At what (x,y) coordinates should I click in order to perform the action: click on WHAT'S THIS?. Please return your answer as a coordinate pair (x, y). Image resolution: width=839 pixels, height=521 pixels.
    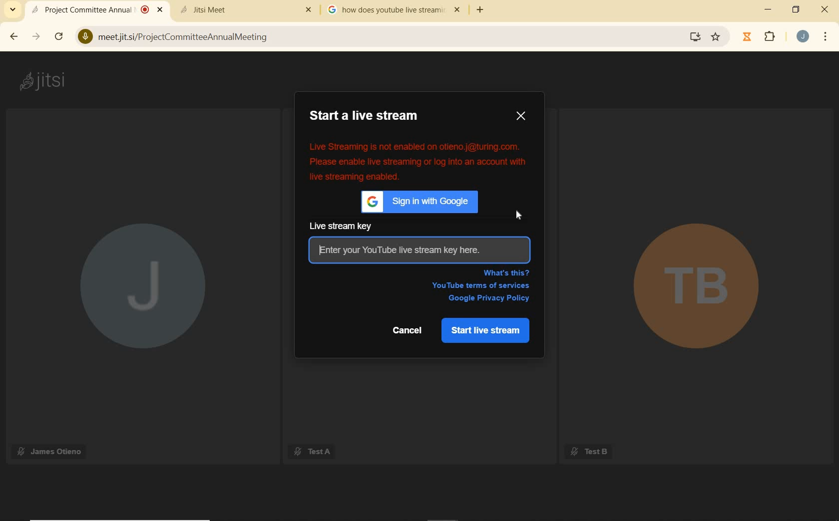
    Looking at the image, I should click on (507, 273).